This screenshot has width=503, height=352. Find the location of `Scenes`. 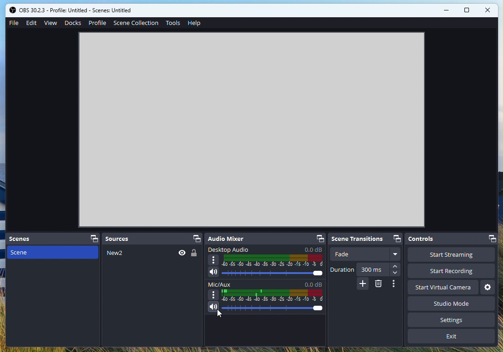

Scenes is located at coordinates (54, 240).